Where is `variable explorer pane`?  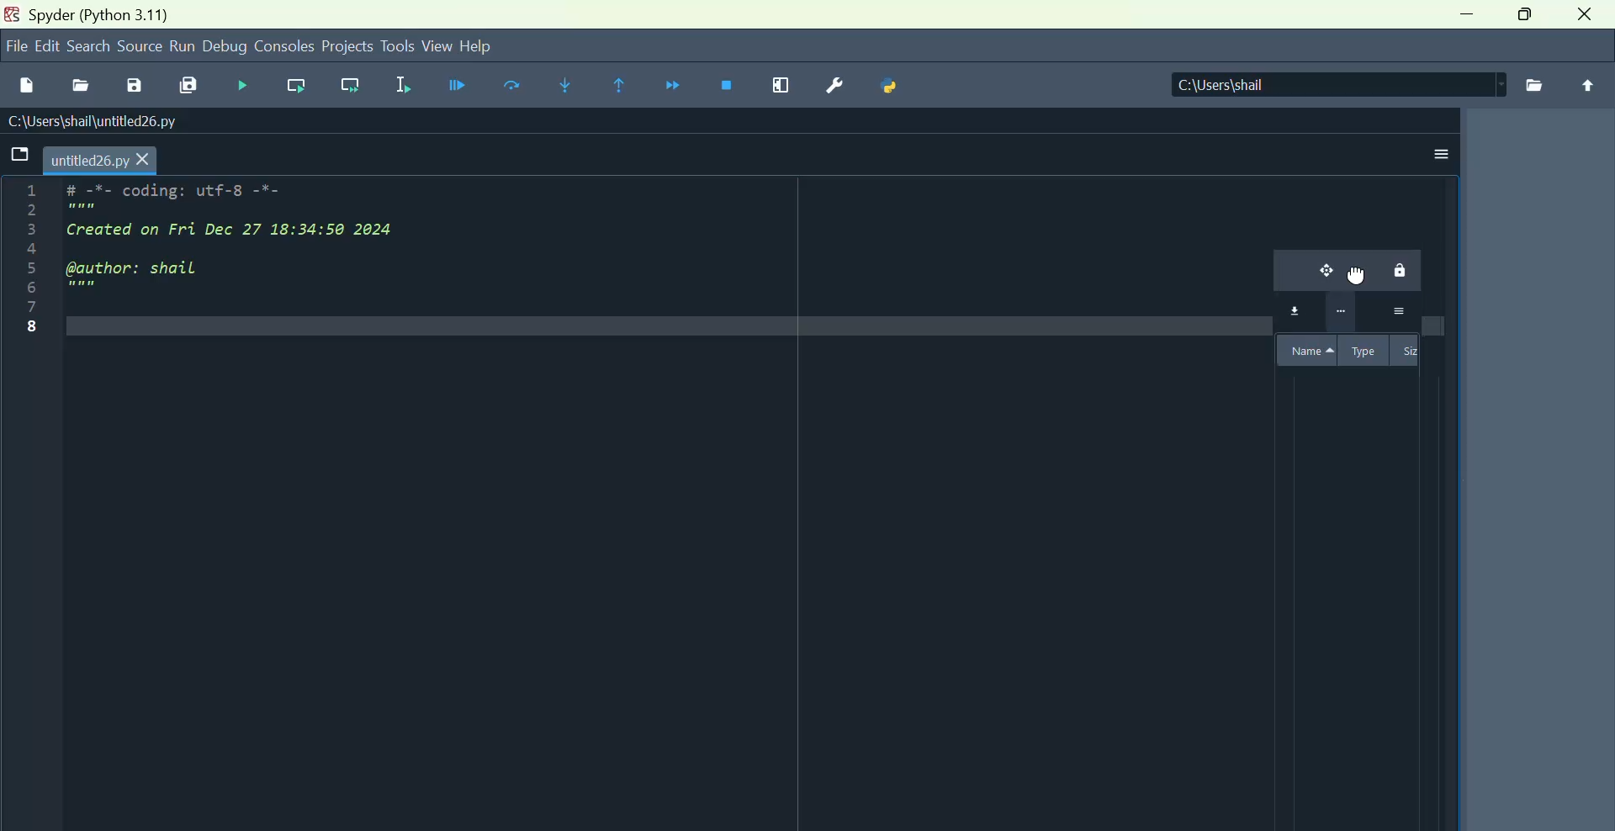
variable explorer pane is located at coordinates (1363, 540).